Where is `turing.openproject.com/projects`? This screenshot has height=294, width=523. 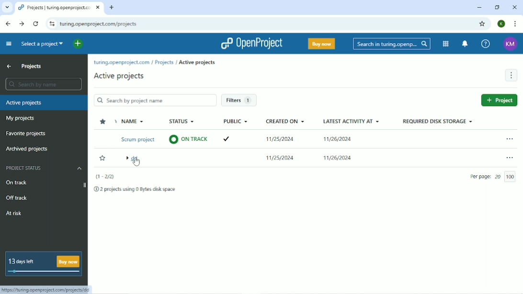 turing.openproject.com/projects is located at coordinates (100, 23).